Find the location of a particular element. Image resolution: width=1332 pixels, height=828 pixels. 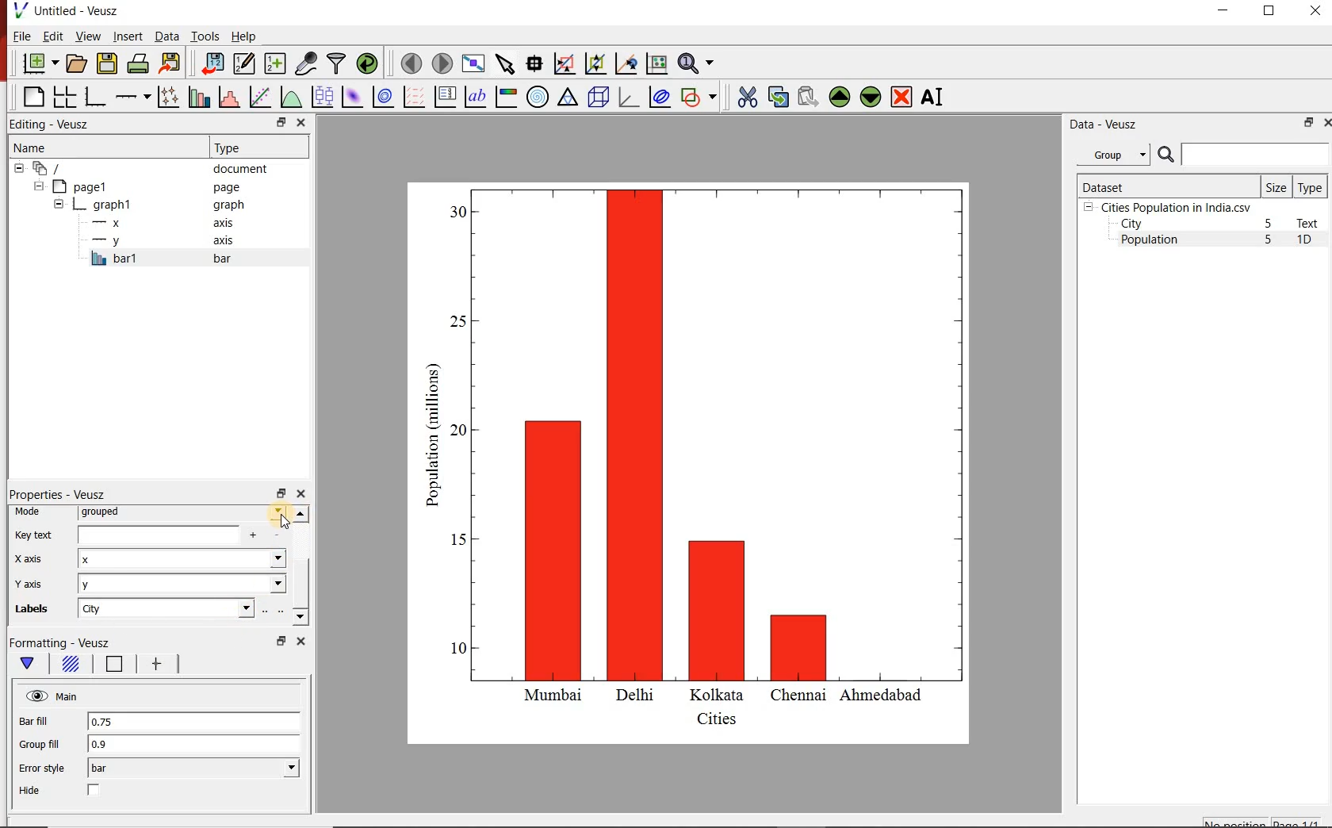

remove the selected widgets is located at coordinates (903, 97).